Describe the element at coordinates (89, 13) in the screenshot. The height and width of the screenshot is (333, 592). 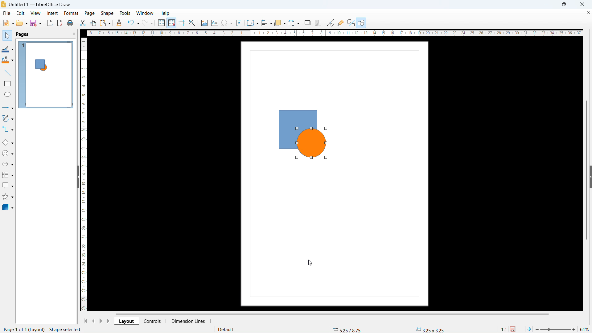
I see `Page ` at that location.